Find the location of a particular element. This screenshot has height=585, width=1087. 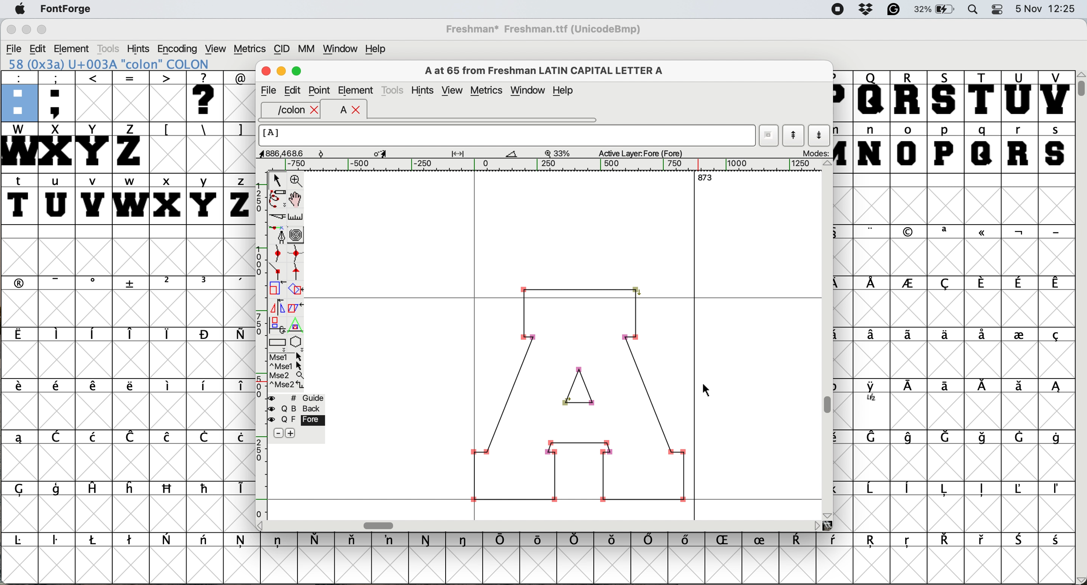

symbol is located at coordinates (873, 542).